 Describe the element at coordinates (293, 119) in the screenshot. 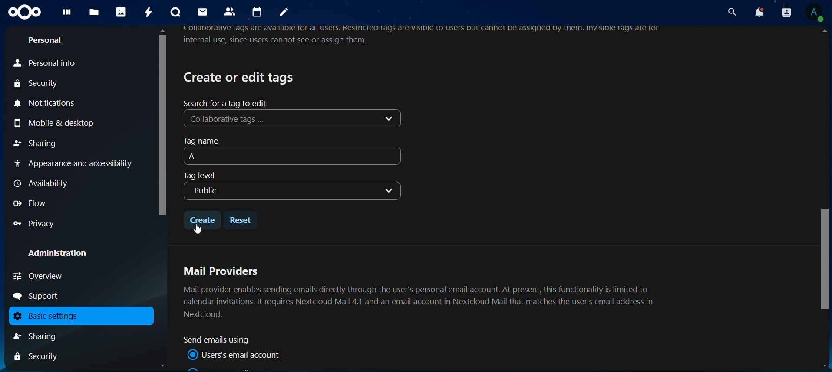

I see `Collaborative tags ... ` at that location.